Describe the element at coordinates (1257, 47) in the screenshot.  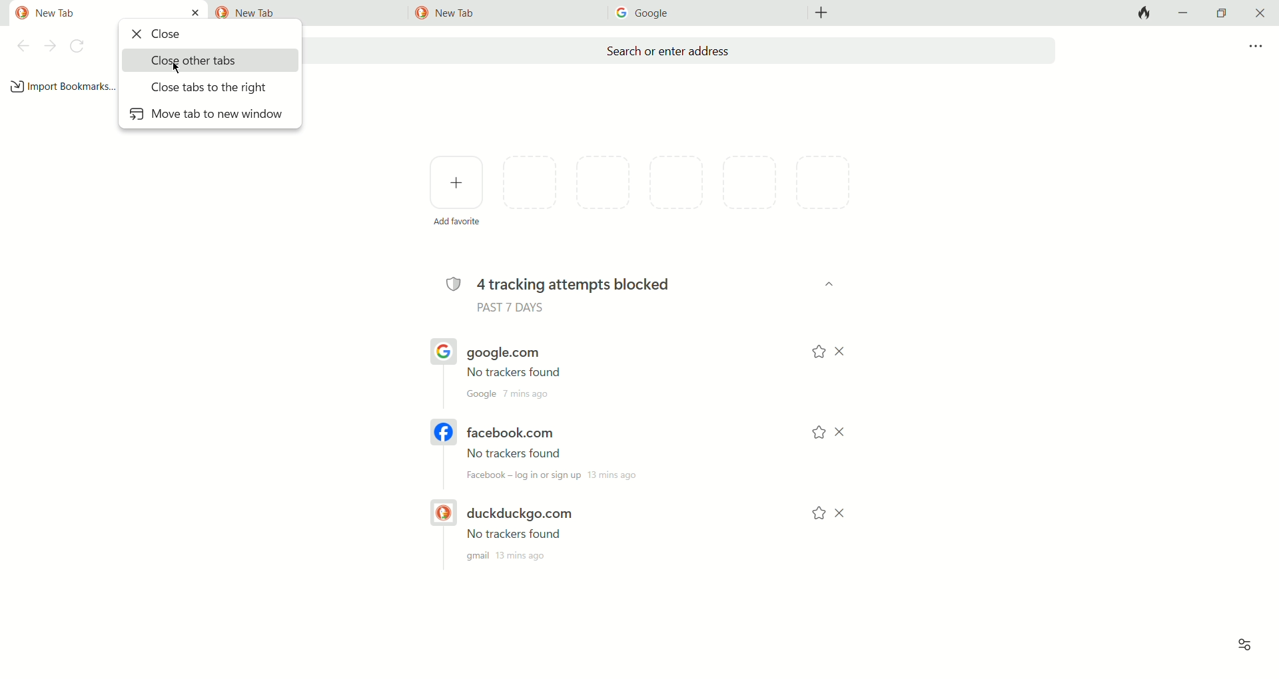
I see `more options` at that location.